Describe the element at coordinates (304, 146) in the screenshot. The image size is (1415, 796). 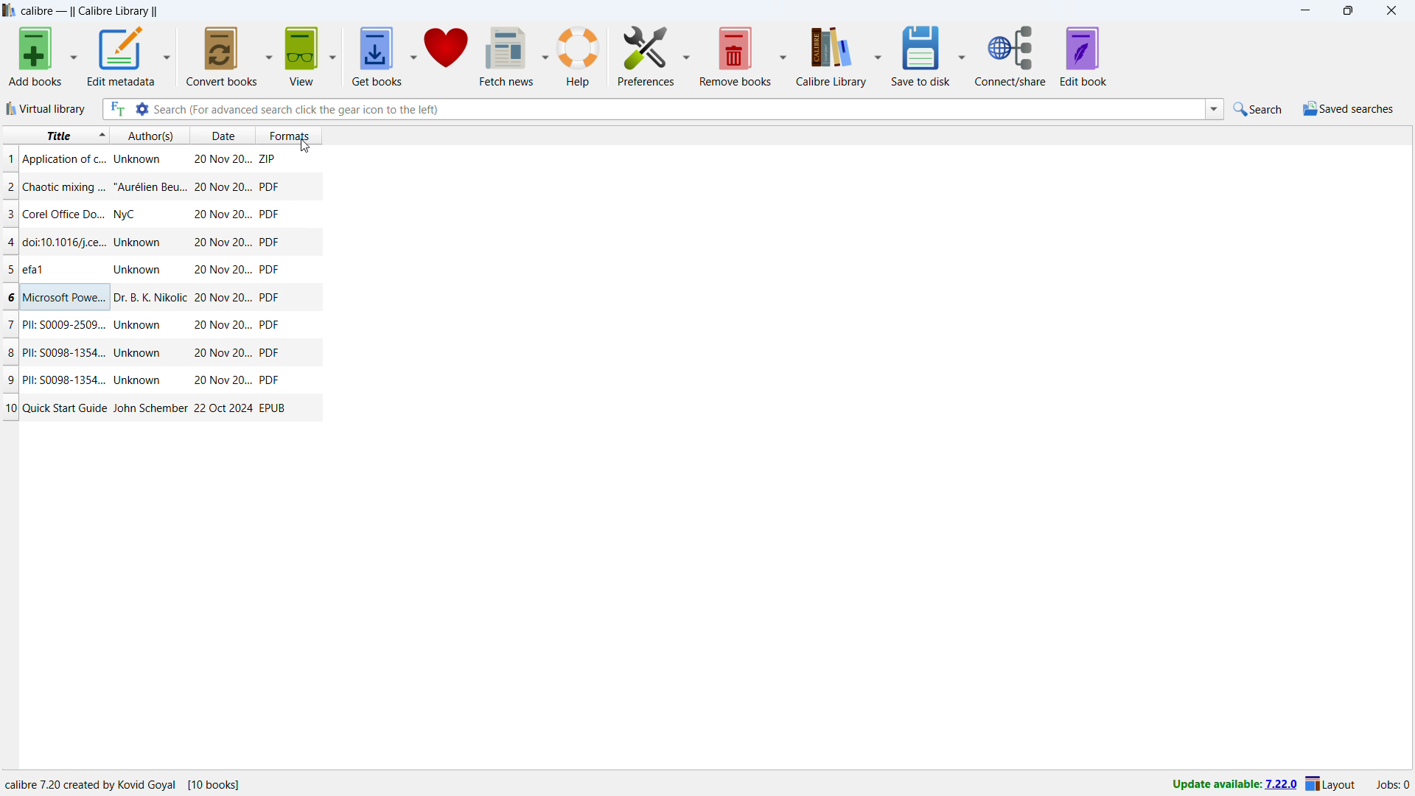
I see `cursor` at that location.